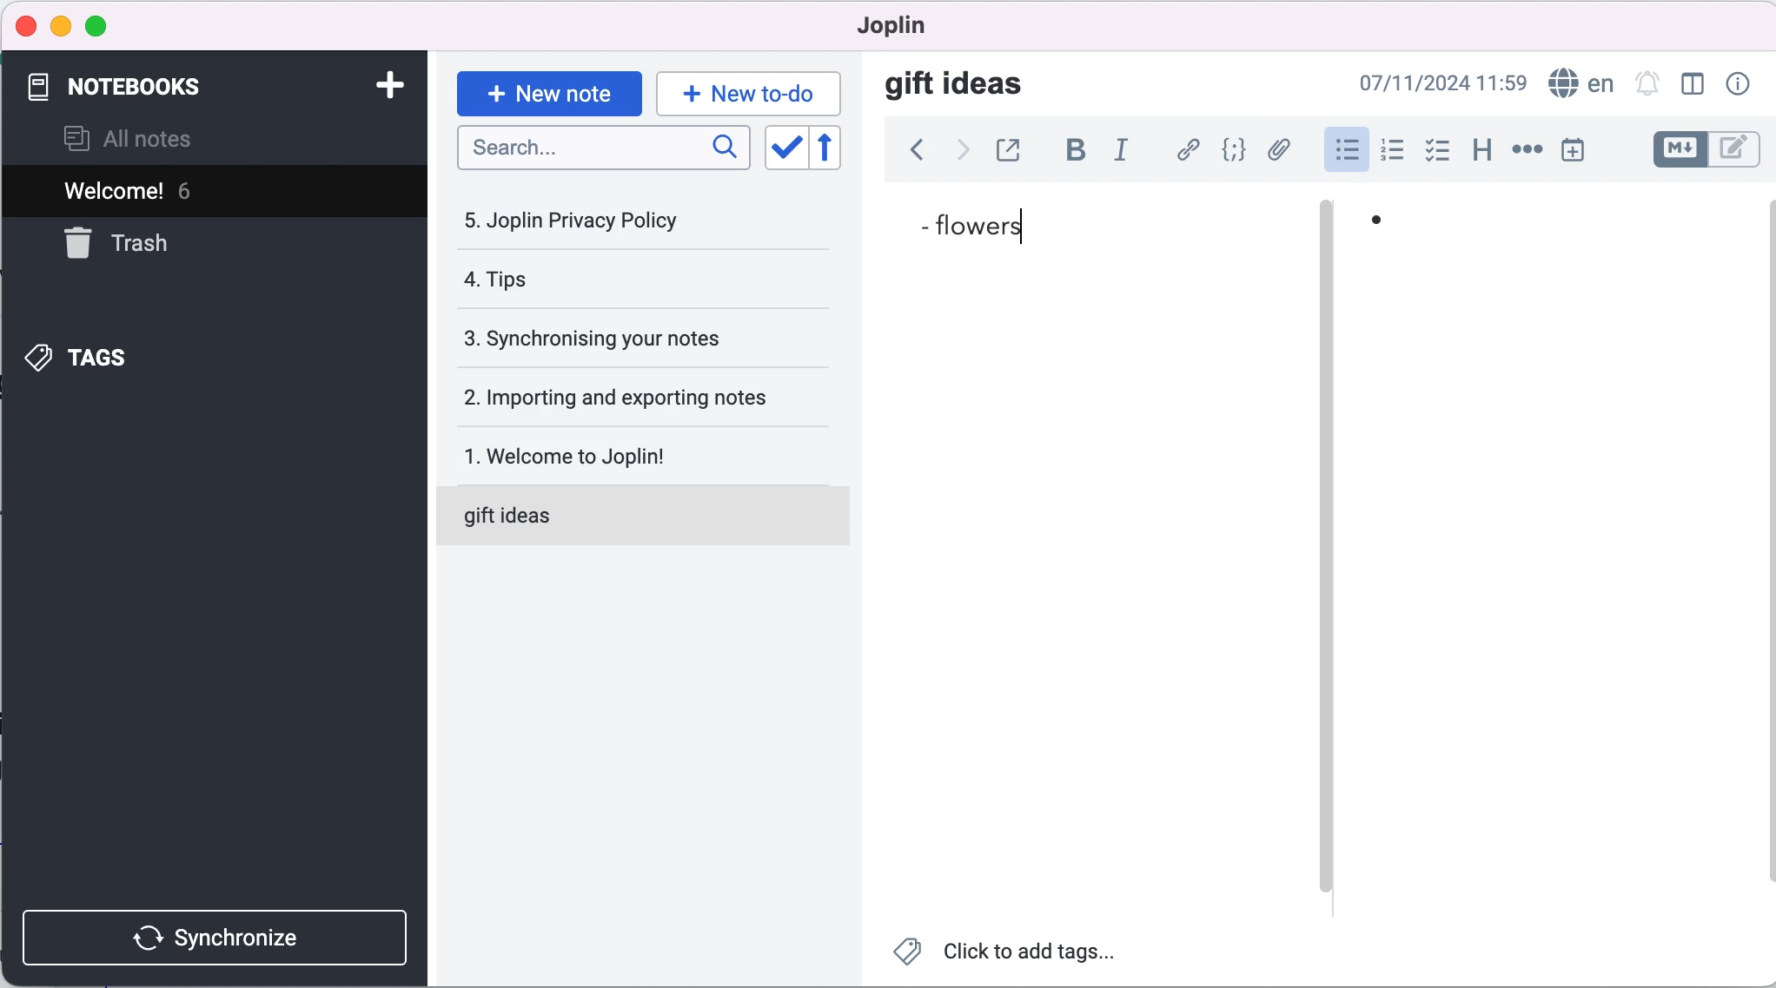  I want to click on set alarm, so click(1647, 85).